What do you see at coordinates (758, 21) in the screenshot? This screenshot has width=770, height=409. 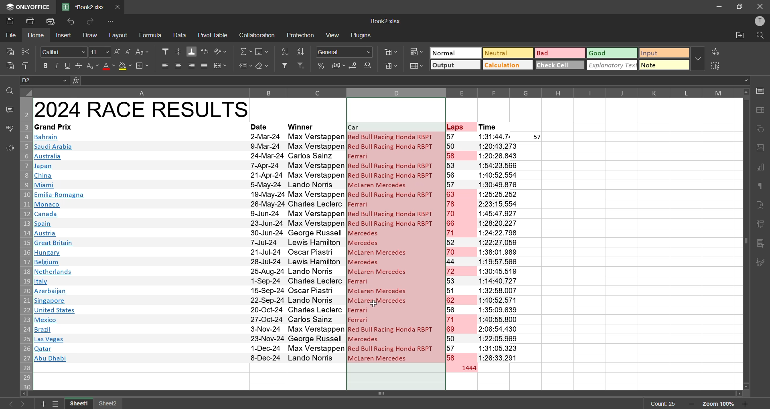 I see `profile` at bounding box center [758, 21].